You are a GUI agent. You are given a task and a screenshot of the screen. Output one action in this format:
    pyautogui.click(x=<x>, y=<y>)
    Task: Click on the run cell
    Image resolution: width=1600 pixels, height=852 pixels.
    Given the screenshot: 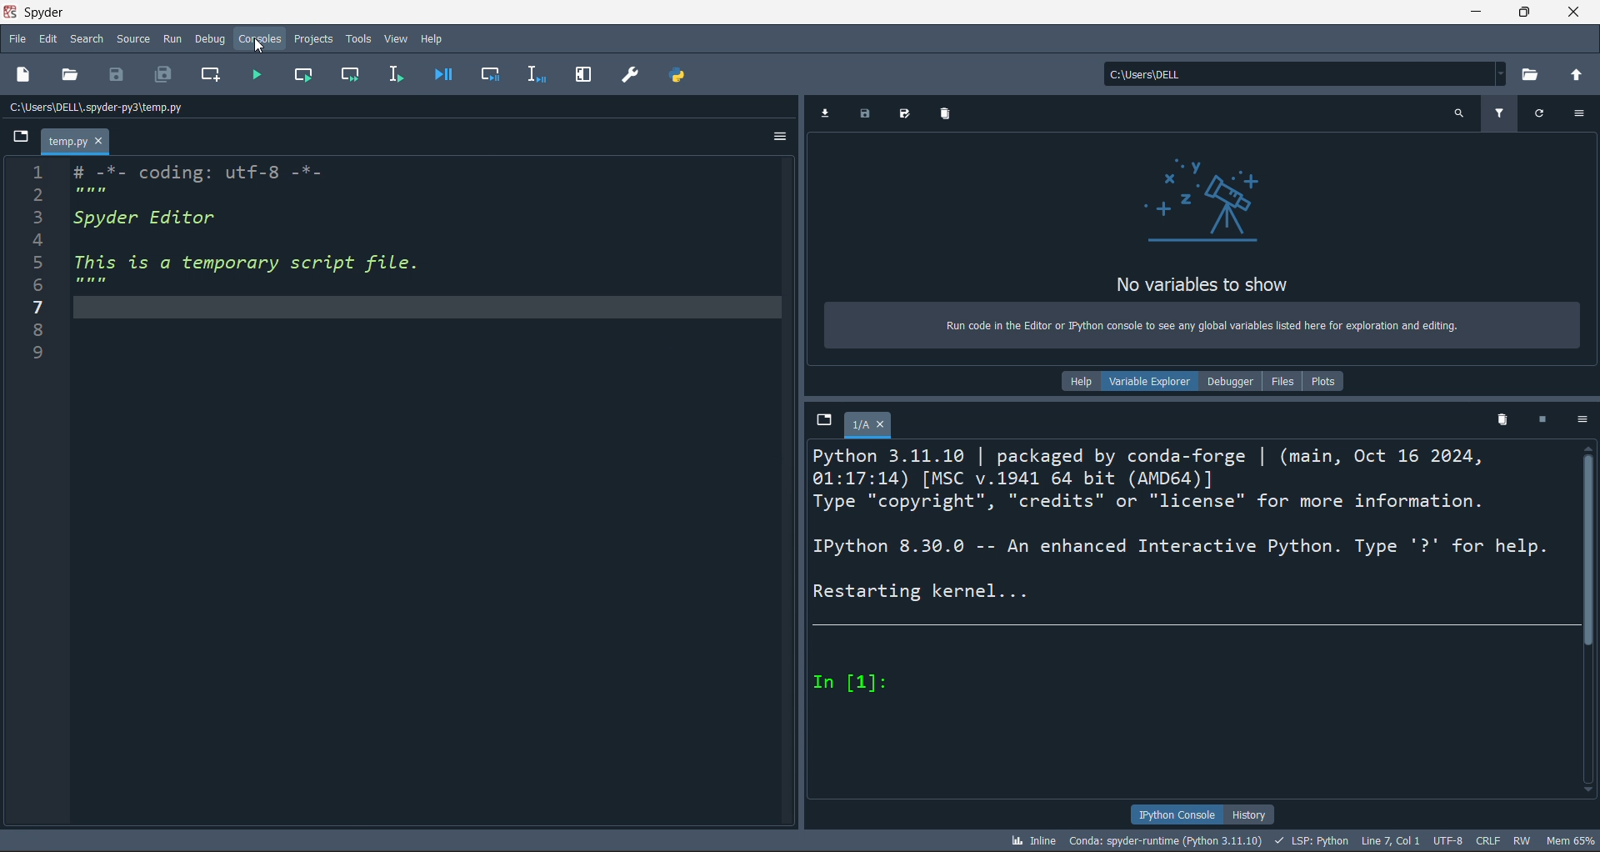 What is the action you would take?
    pyautogui.click(x=304, y=75)
    